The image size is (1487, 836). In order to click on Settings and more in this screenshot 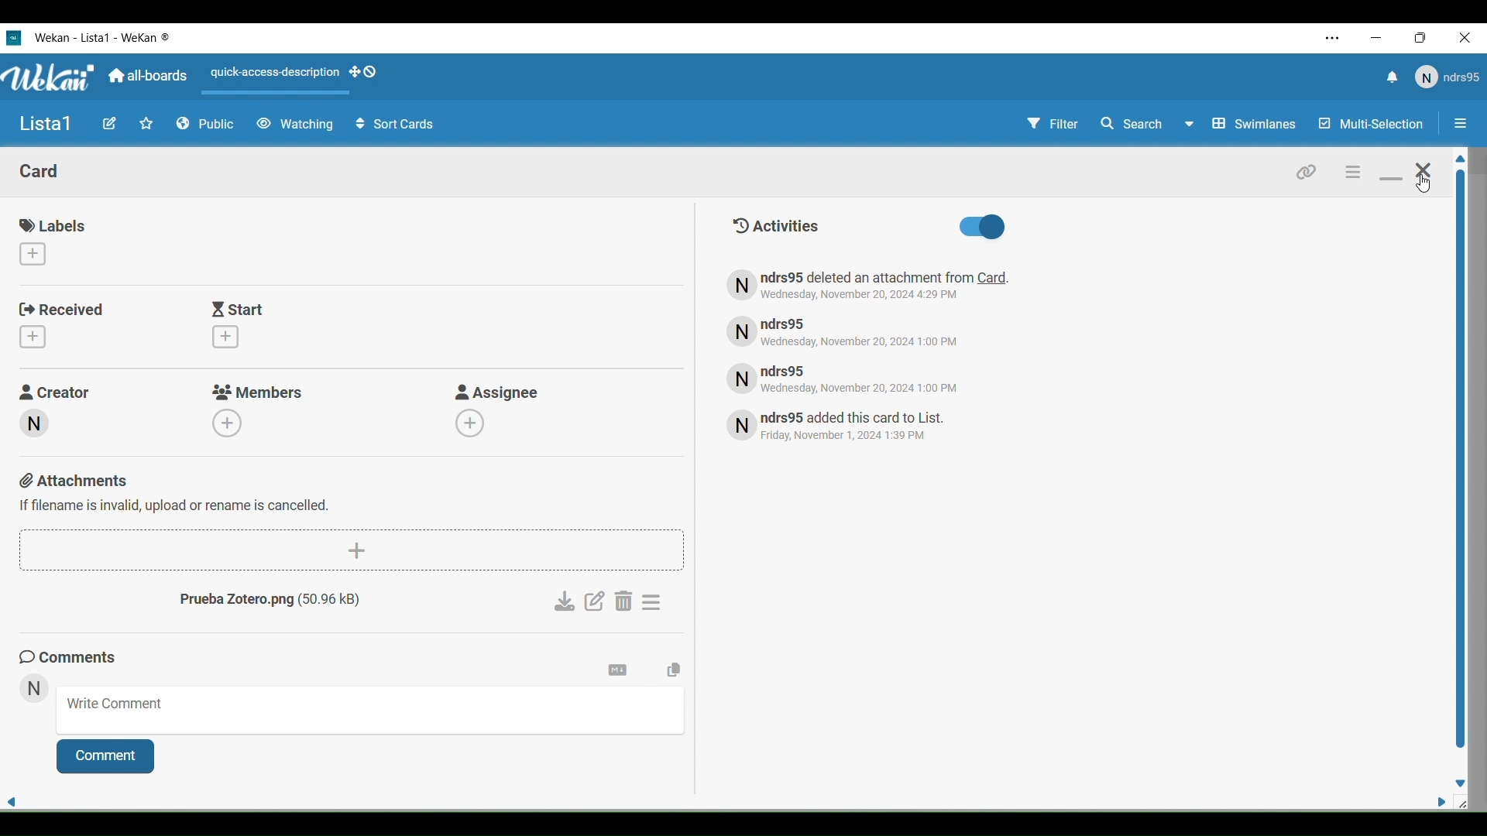, I will do `click(1334, 38)`.